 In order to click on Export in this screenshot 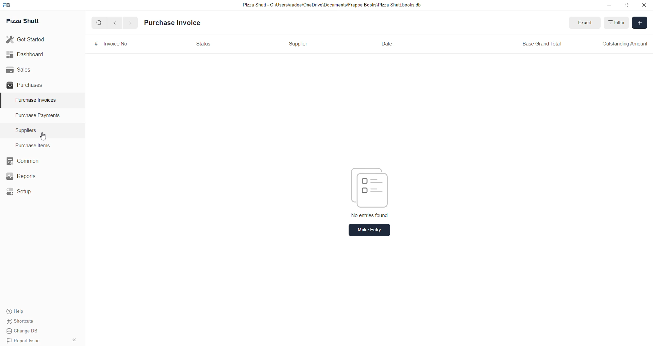, I will do `click(584, 23)`.